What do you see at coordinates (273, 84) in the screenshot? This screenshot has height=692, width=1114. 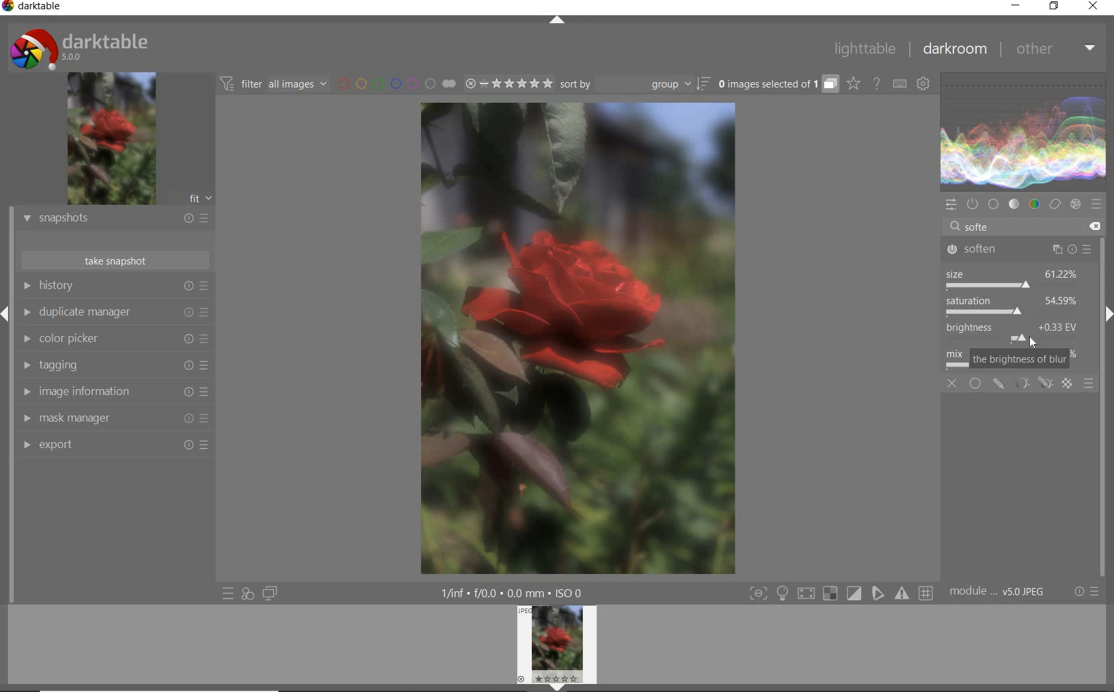 I see `filter all images by module order` at bounding box center [273, 84].